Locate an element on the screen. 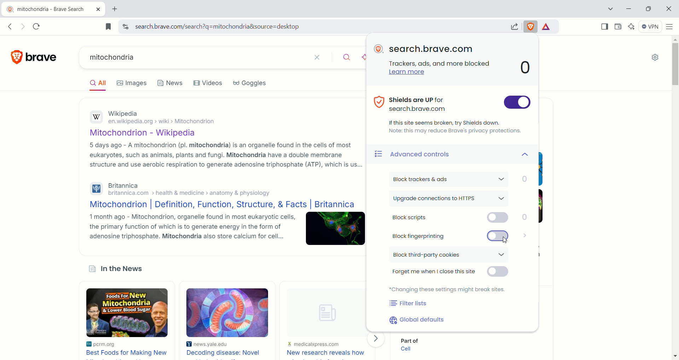 The height and width of the screenshot is (360, 679). customize and control brave is located at coordinates (670, 28).